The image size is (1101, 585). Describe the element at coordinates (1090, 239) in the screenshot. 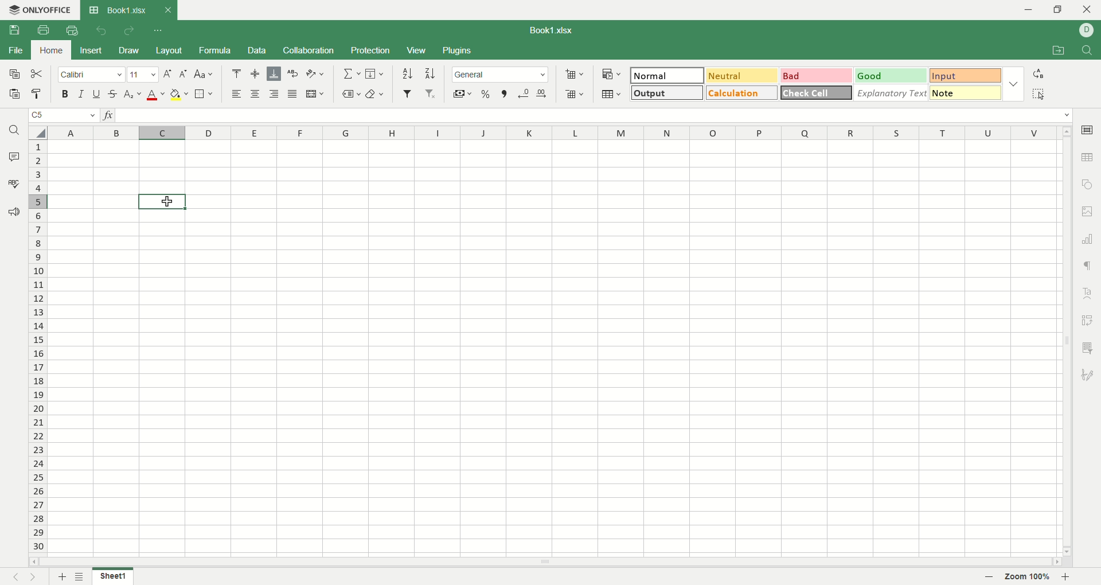

I see `chart setting` at that location.